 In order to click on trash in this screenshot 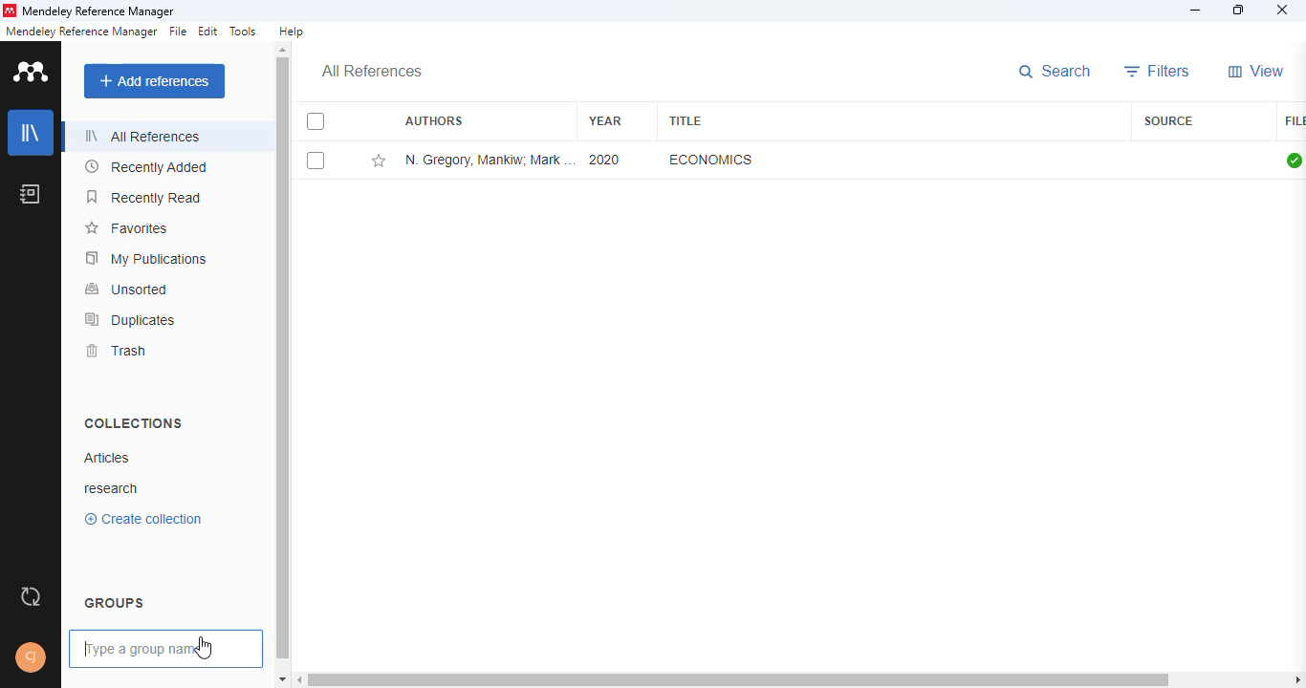, I will do `click(119, 351)`.